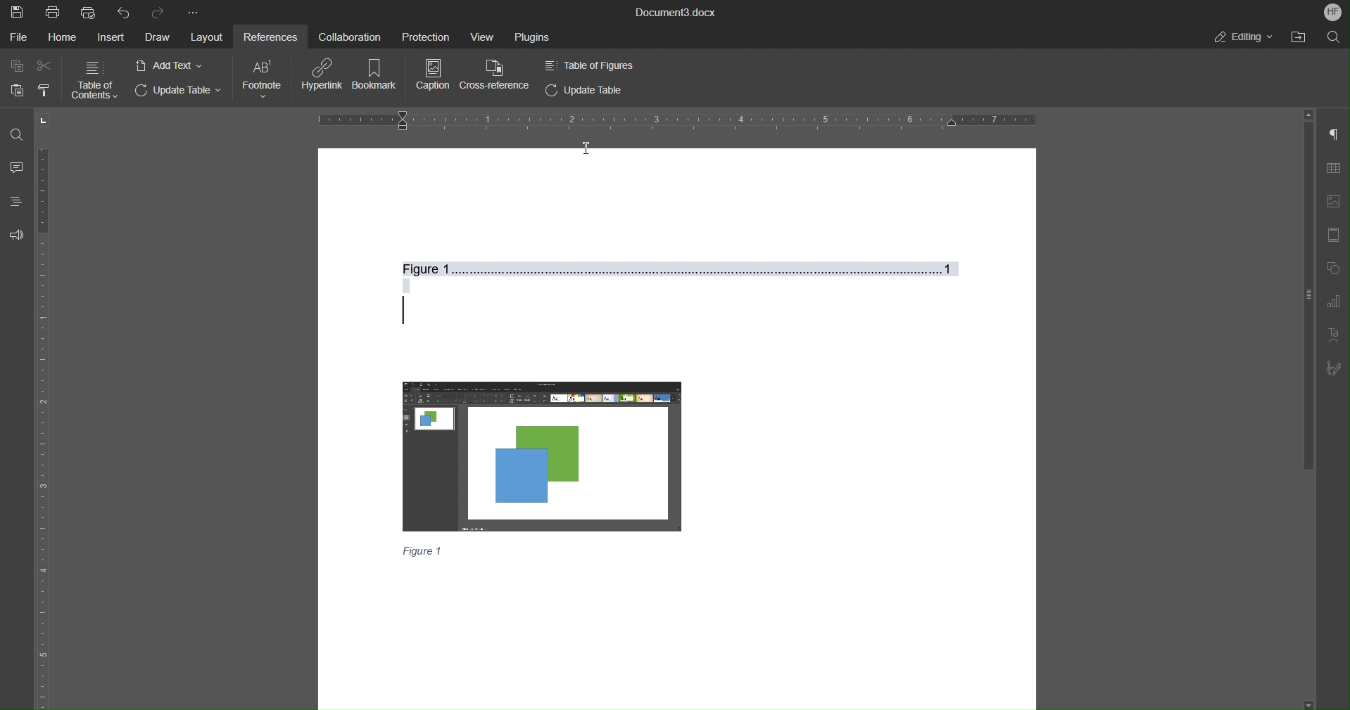 This screenshot has width=1350, height=710. What do you see at coordinates (1336, 336) in the screenshot?
I see `Text Art` at bounding box center [1336, 336].